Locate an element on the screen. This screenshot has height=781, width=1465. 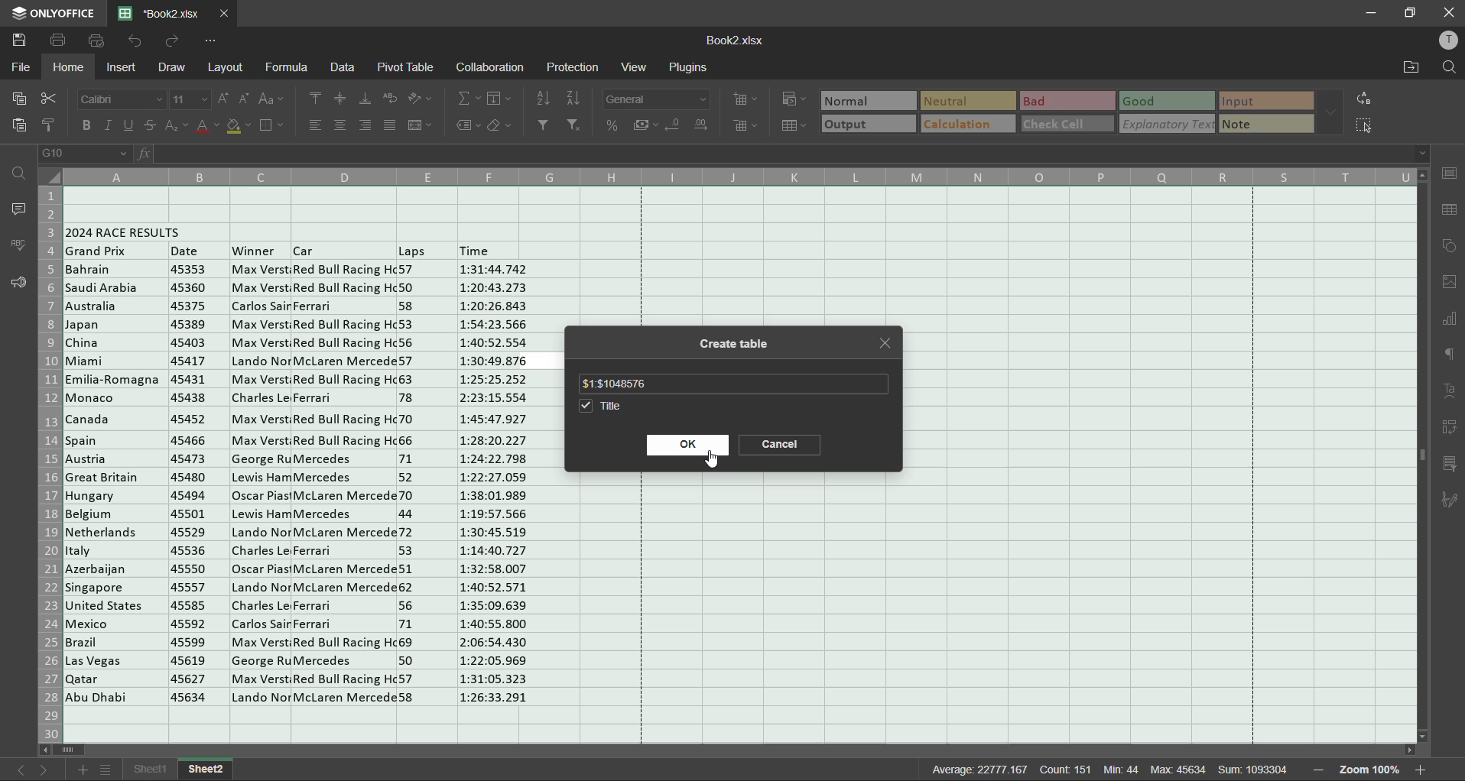
change case is located at coordinates (270, 100).